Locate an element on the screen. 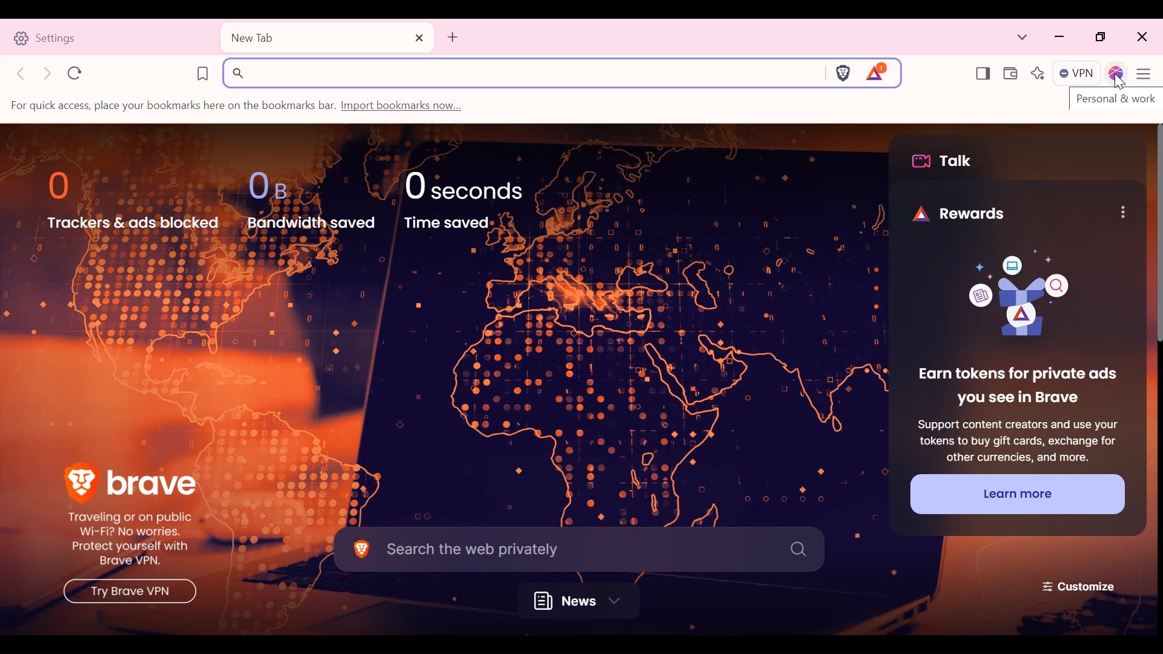 The image size is (1163, 654).  is located at coordinates (127, 593).